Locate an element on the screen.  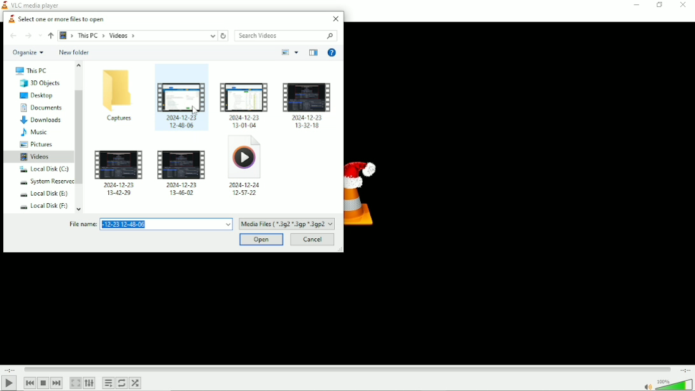
Up to ''This PC'' is located at coordinates (51, 35).